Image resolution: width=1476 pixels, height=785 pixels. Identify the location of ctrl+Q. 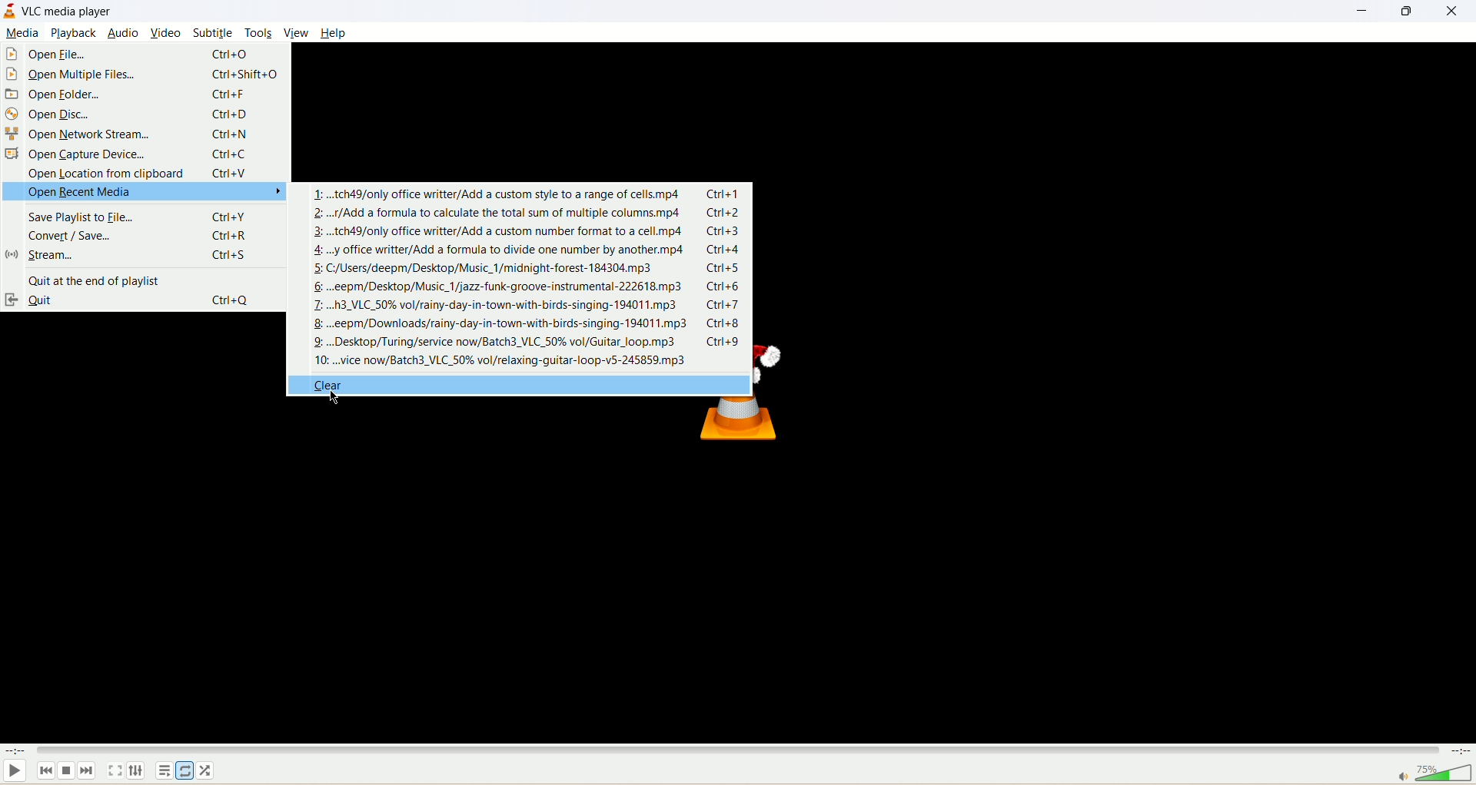
(230, 300).